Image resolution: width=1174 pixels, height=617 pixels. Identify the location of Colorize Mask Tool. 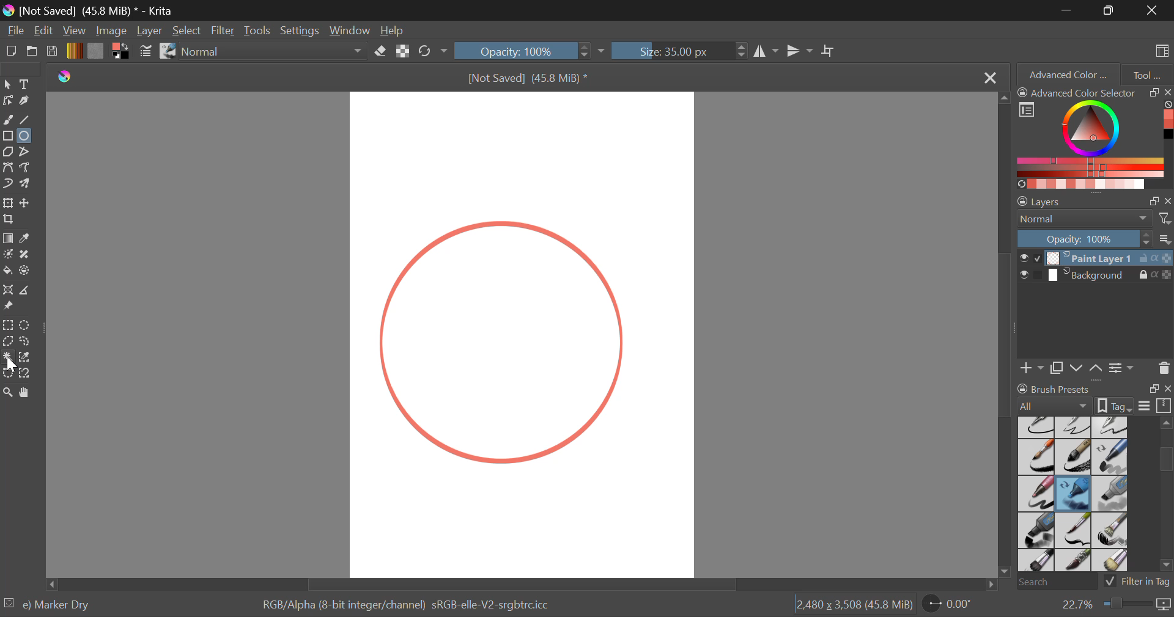
(9, 255).